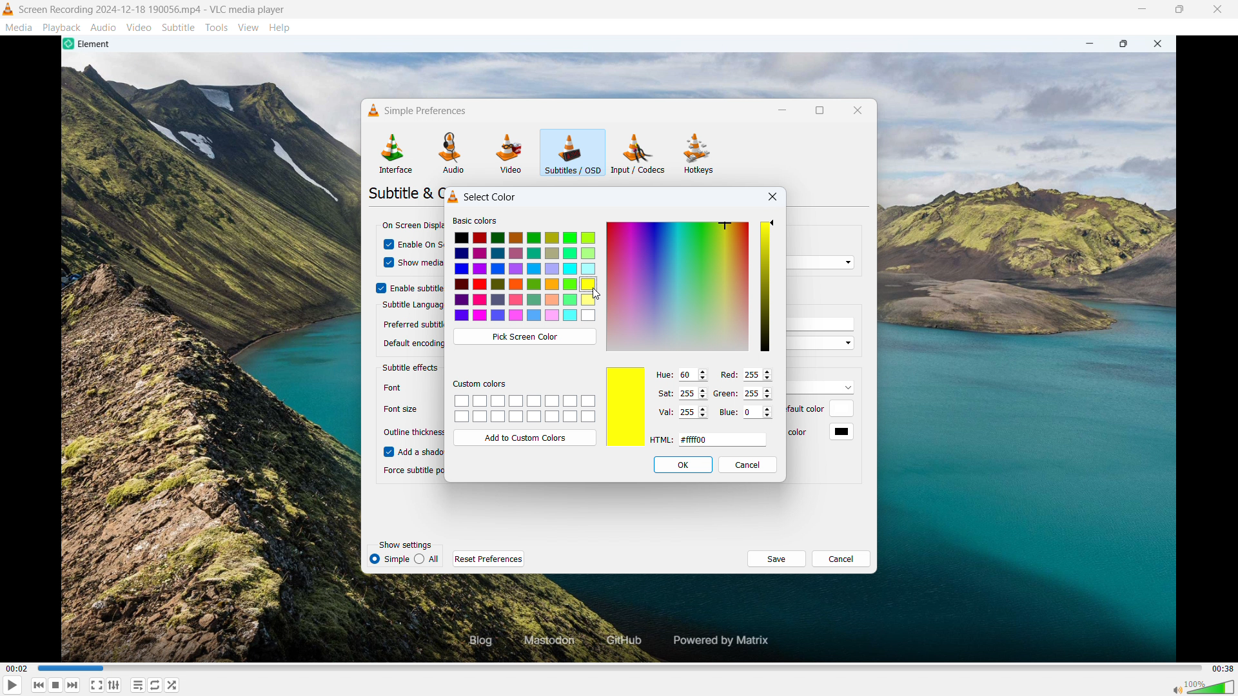 Image resolution: width=1238 pixels, height=696 pixels. I want to click on , so click(400, 407).